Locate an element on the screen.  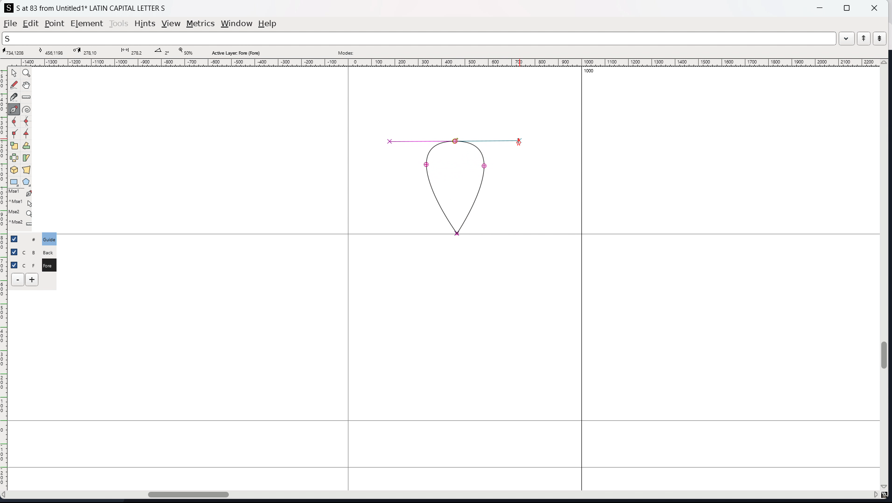
previous word in the wordlist is located at coordinates (864, 38).